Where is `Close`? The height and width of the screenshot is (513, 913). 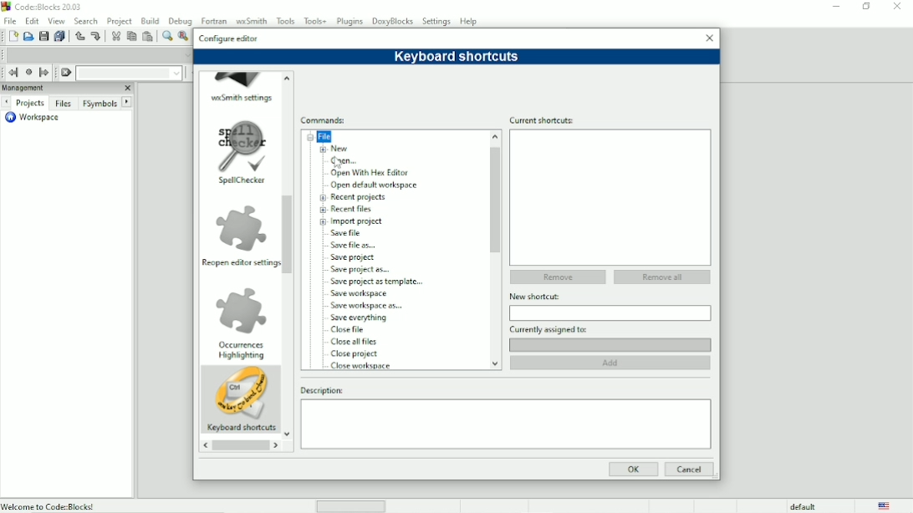 Close is located at coordinates (709, 37).